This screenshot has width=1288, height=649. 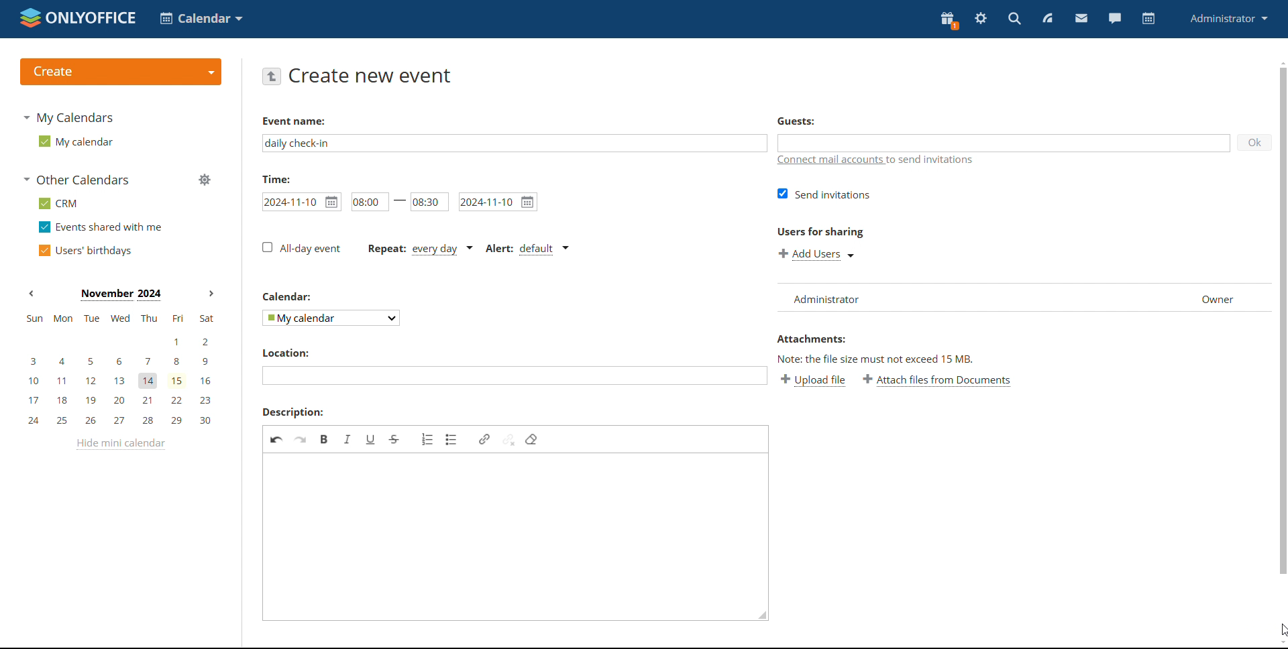 What do you see at coordinates (85, 251) in the screenshot?
I see `users' birthdays` at bounding box center [85, 251].